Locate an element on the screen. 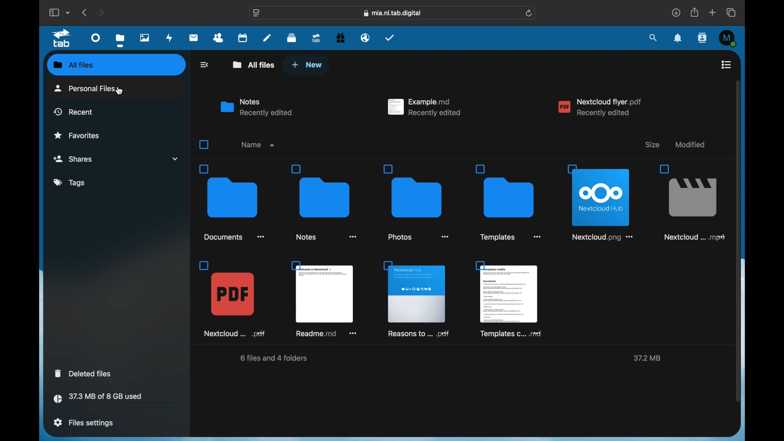  cursor is located at coordinates (118, 90).